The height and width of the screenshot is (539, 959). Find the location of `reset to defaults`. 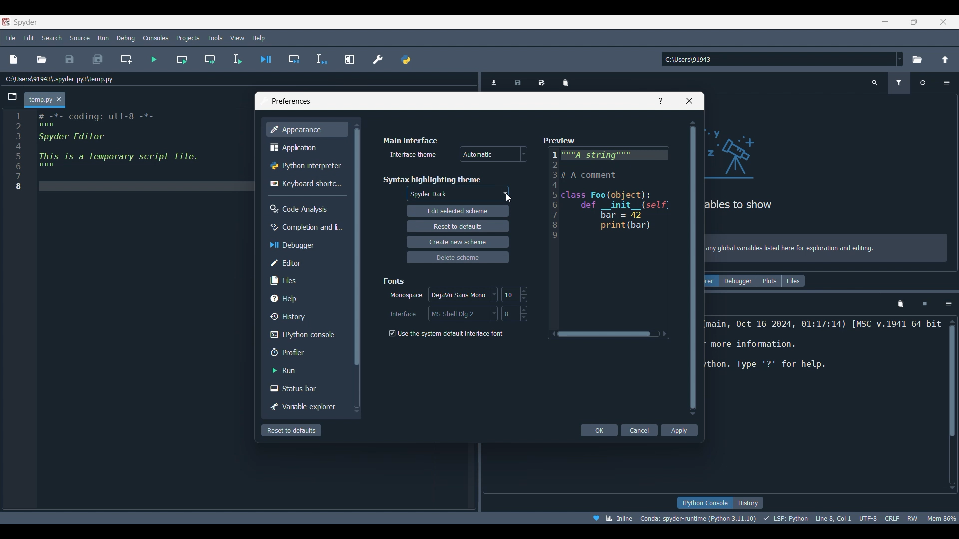

reset to defaults is located at coordinates (457, 226).